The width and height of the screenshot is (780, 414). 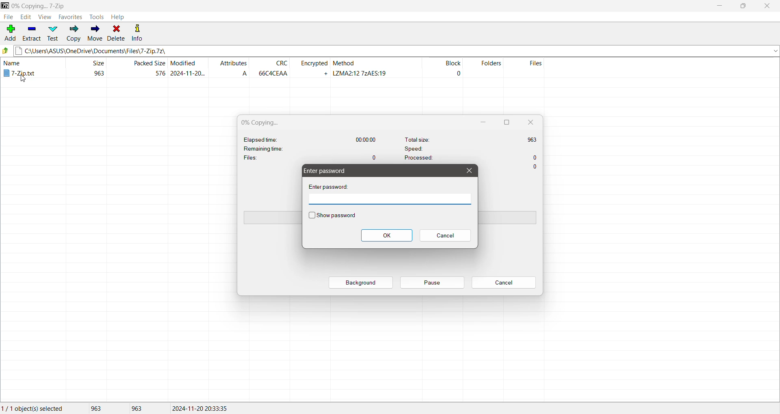 What do you see at coordinates (505, 122) in the screenshot?
I see `Maximize` at bounding box center [505, 122].